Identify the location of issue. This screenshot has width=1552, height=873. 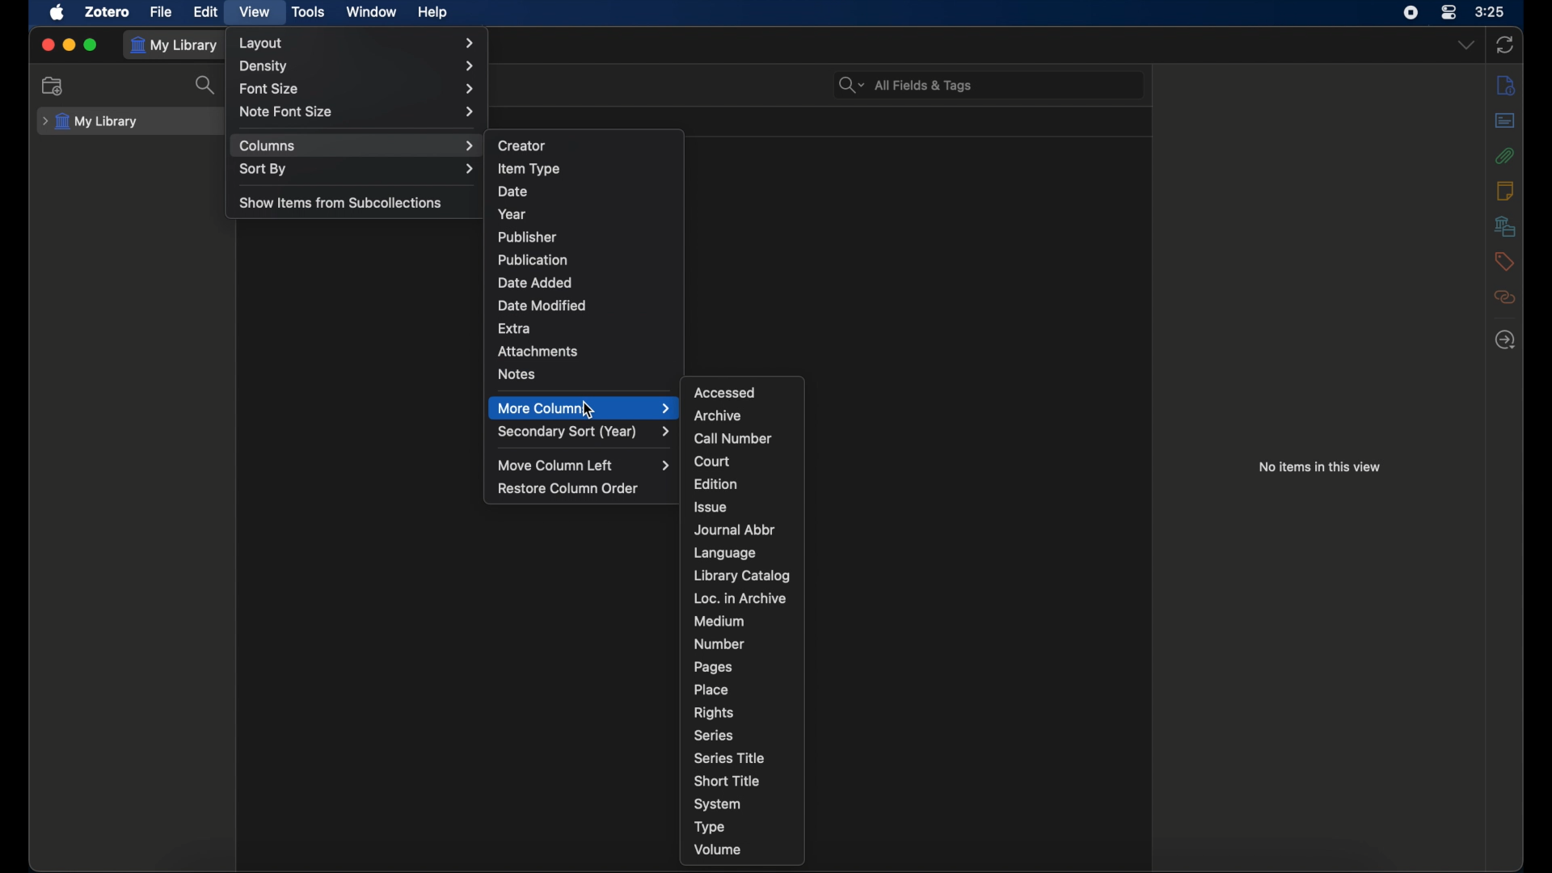
(712, 508).